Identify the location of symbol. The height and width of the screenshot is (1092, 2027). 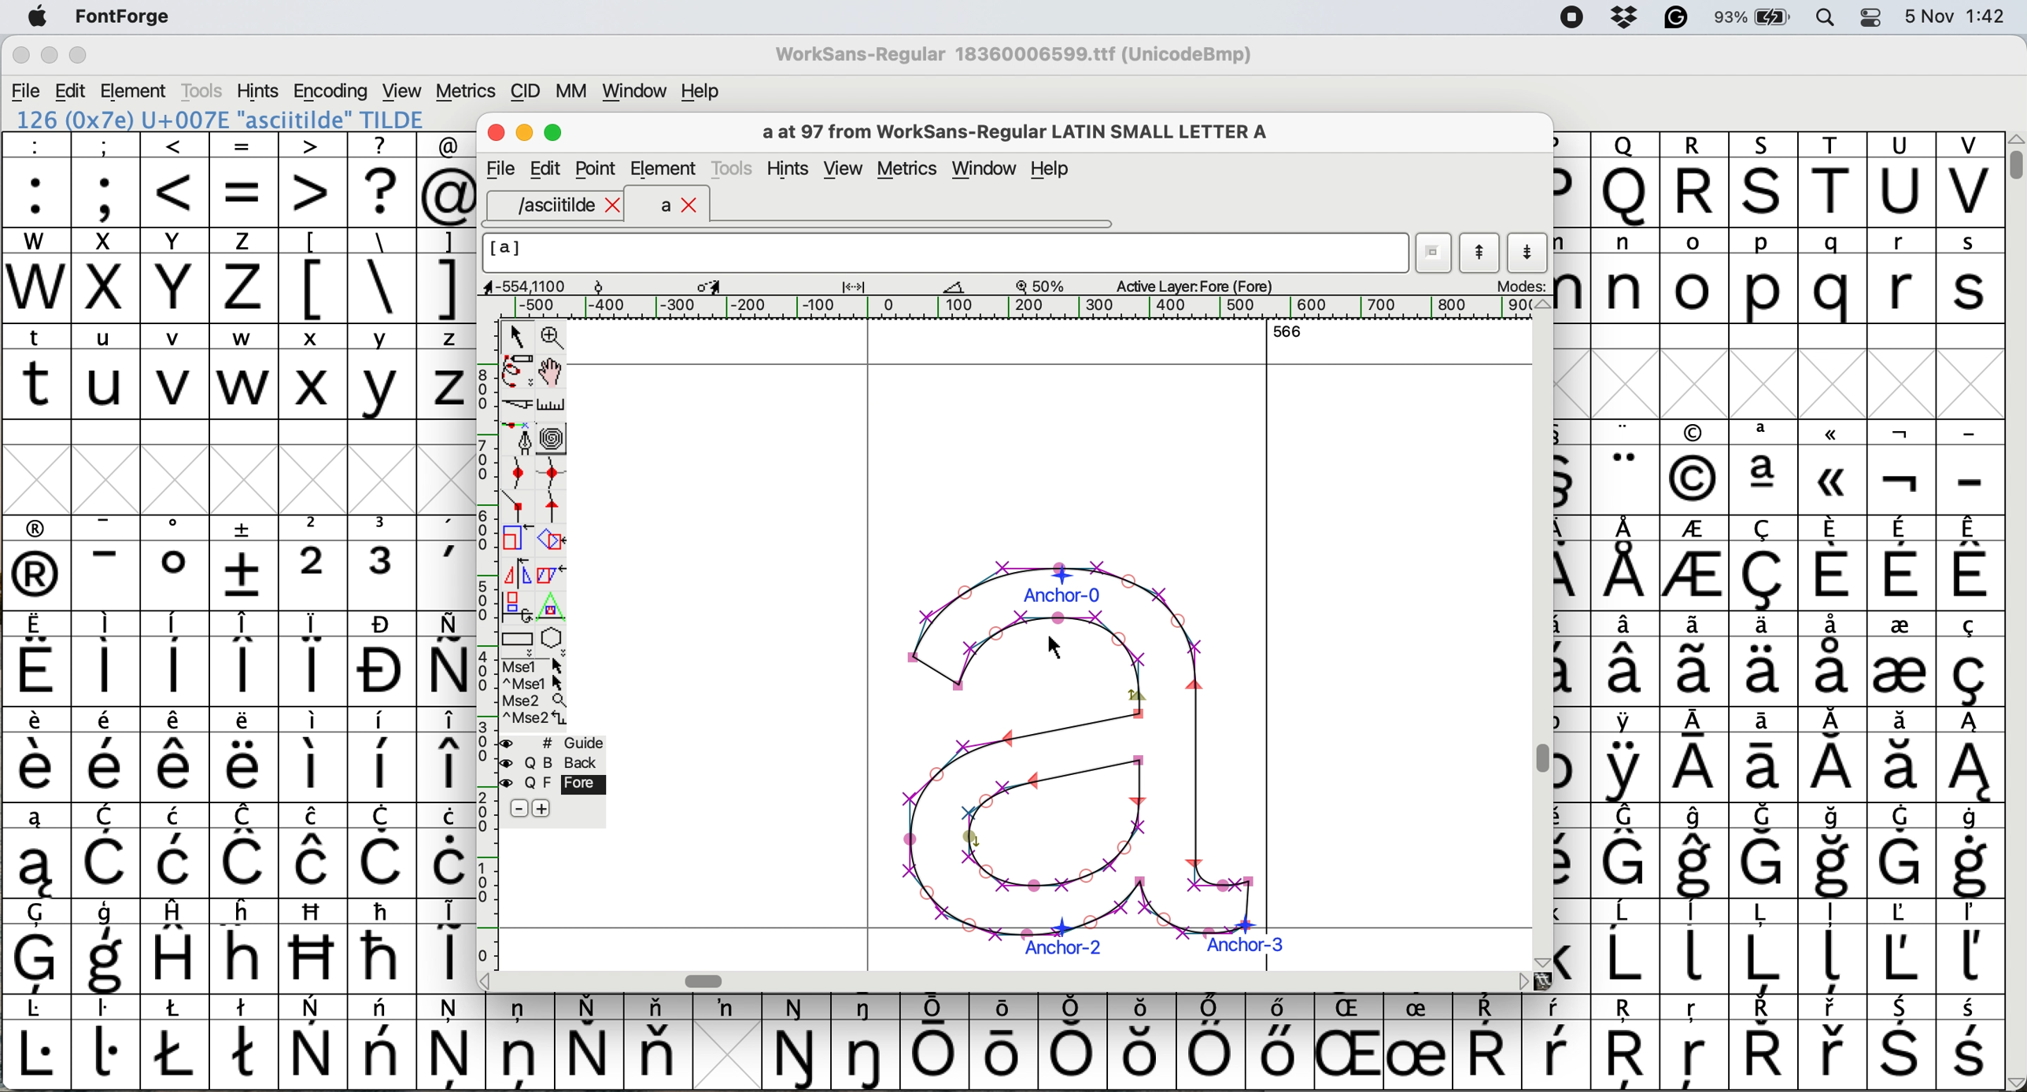
(1834, 1043).